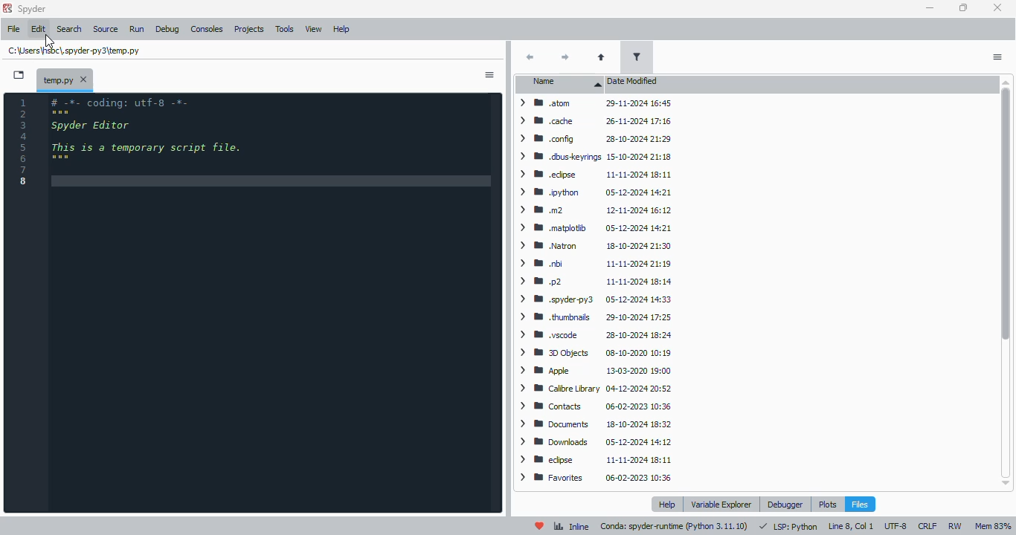 This screenshot has height=535, width=1016. I want to click on spyder, so click(33, 9).